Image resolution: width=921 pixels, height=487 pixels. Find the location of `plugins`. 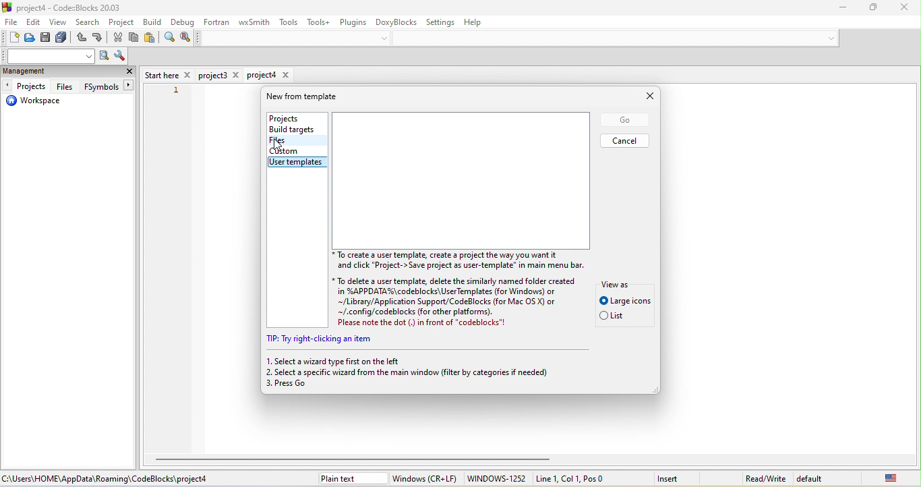

plugins is located at coordinates (352, 21).